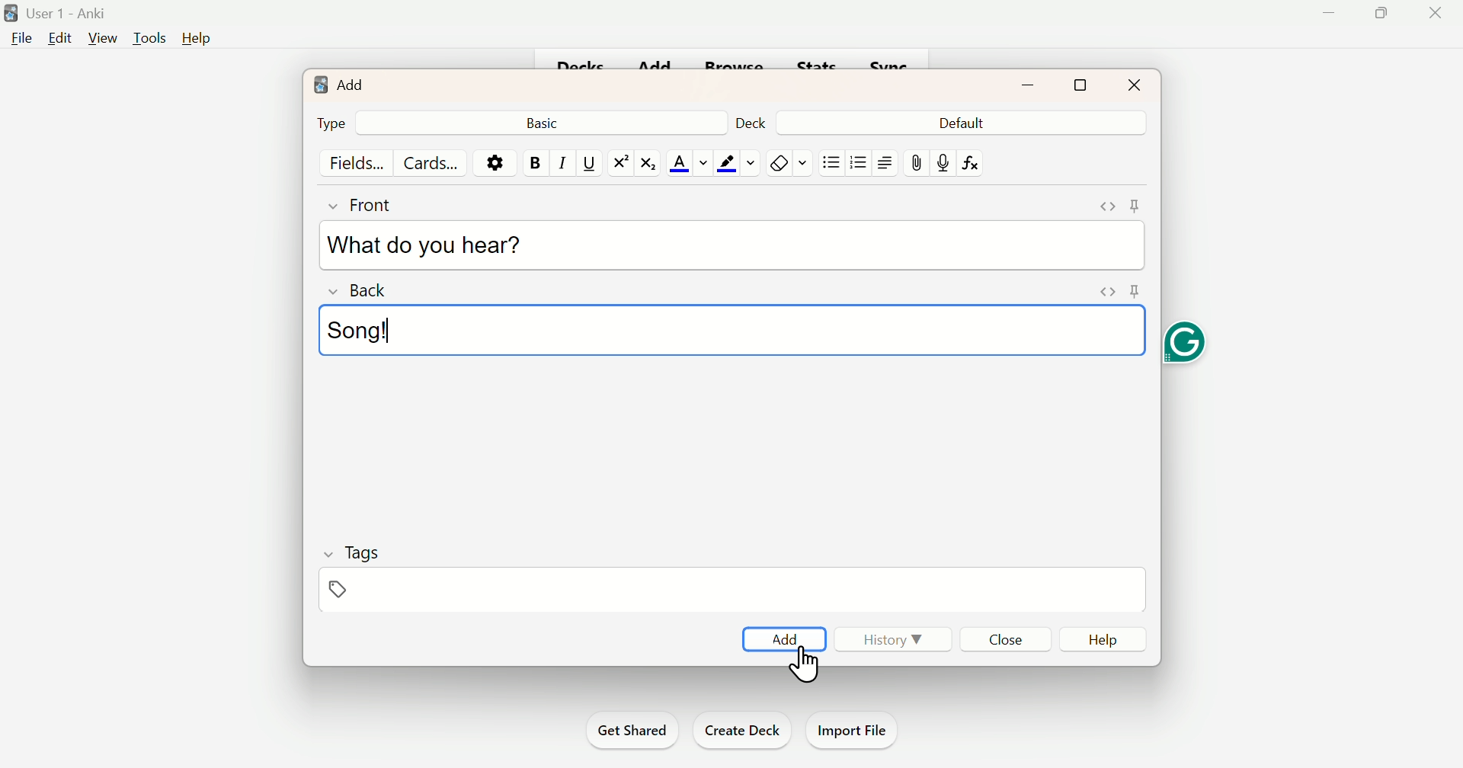  I want to click on Superscript, so click(617, 163).